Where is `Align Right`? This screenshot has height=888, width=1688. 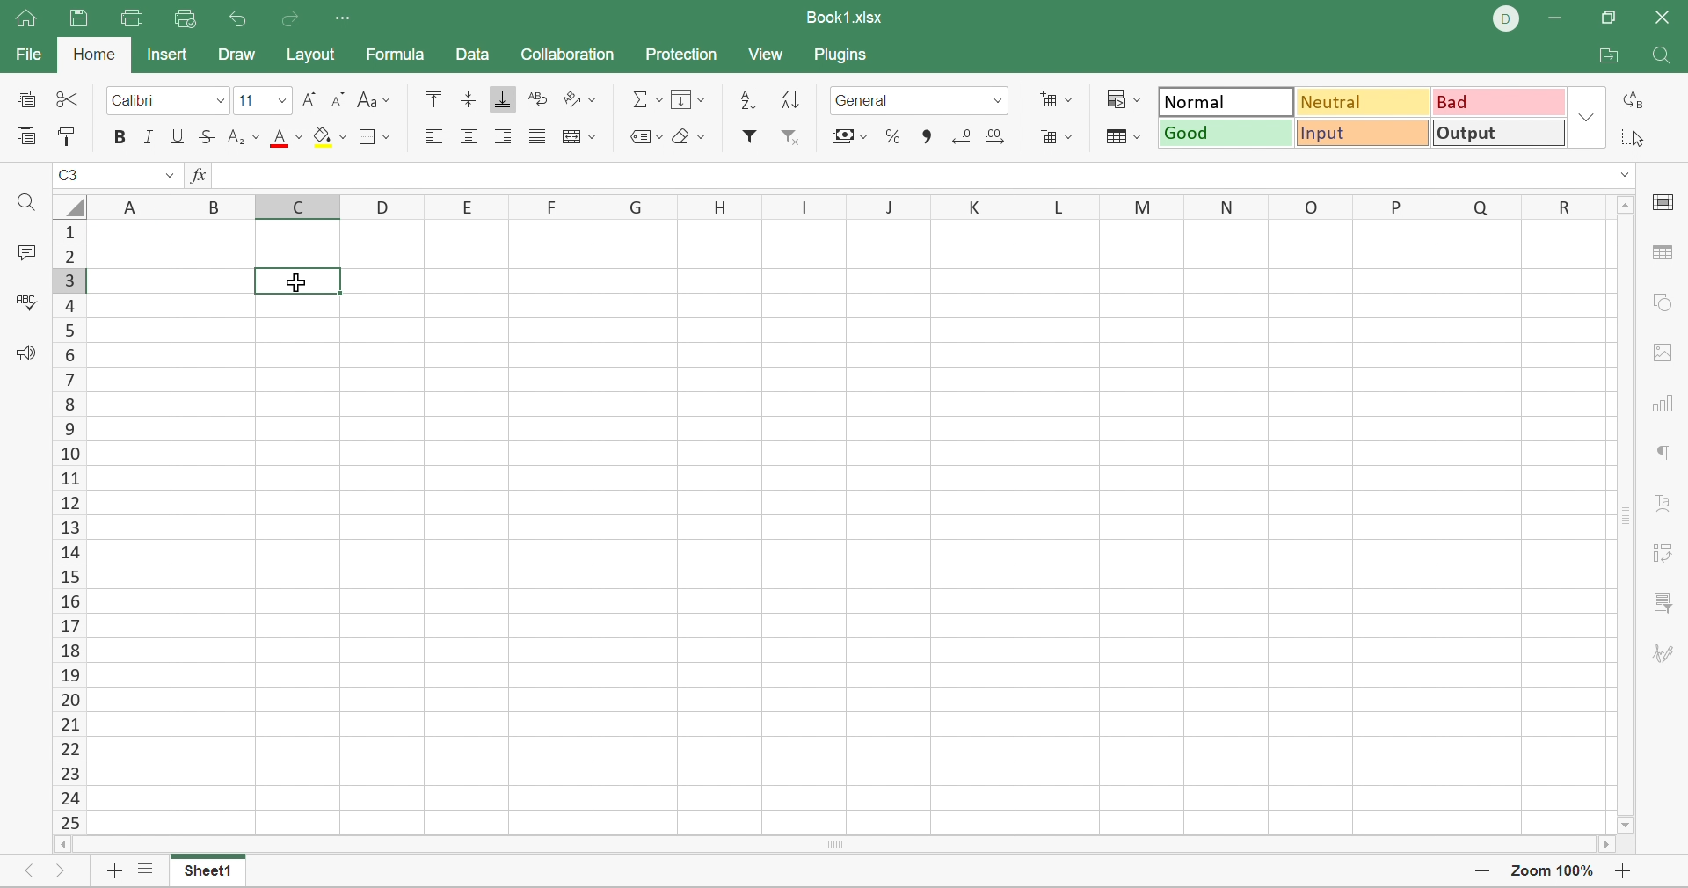 Align Right is located at coordinates (507, 135).